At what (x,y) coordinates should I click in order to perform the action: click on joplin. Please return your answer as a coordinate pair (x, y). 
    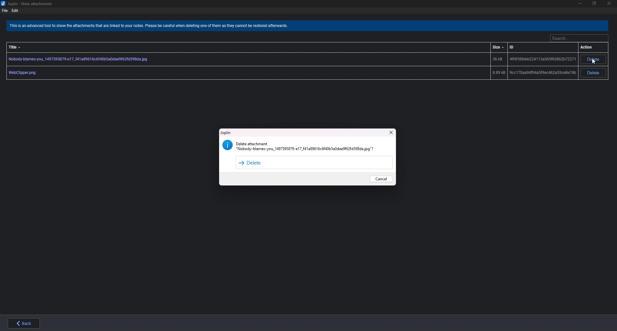
    Looking at the image, I should click on (28, 4).